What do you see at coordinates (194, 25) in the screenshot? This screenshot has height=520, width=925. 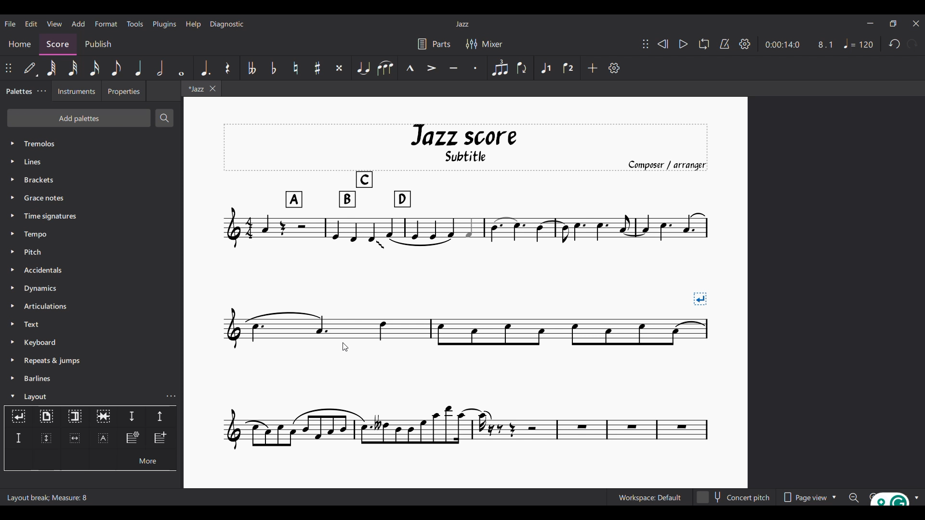 I see `Help menu` at bounding box center [194, 25].